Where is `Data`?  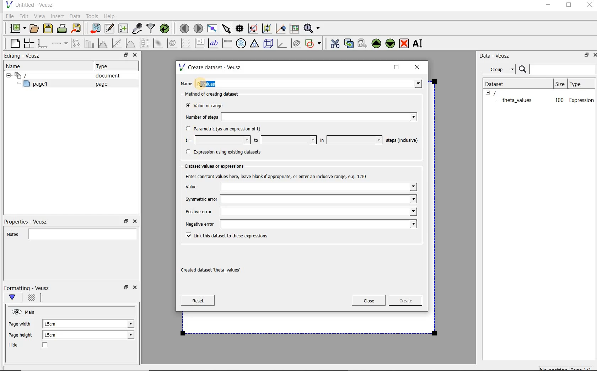
Data is located at coordinates (75, 16).